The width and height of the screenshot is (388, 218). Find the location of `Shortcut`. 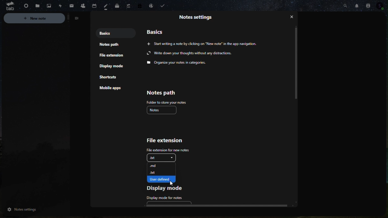

Shortcut is located at coordinates (112, 78).